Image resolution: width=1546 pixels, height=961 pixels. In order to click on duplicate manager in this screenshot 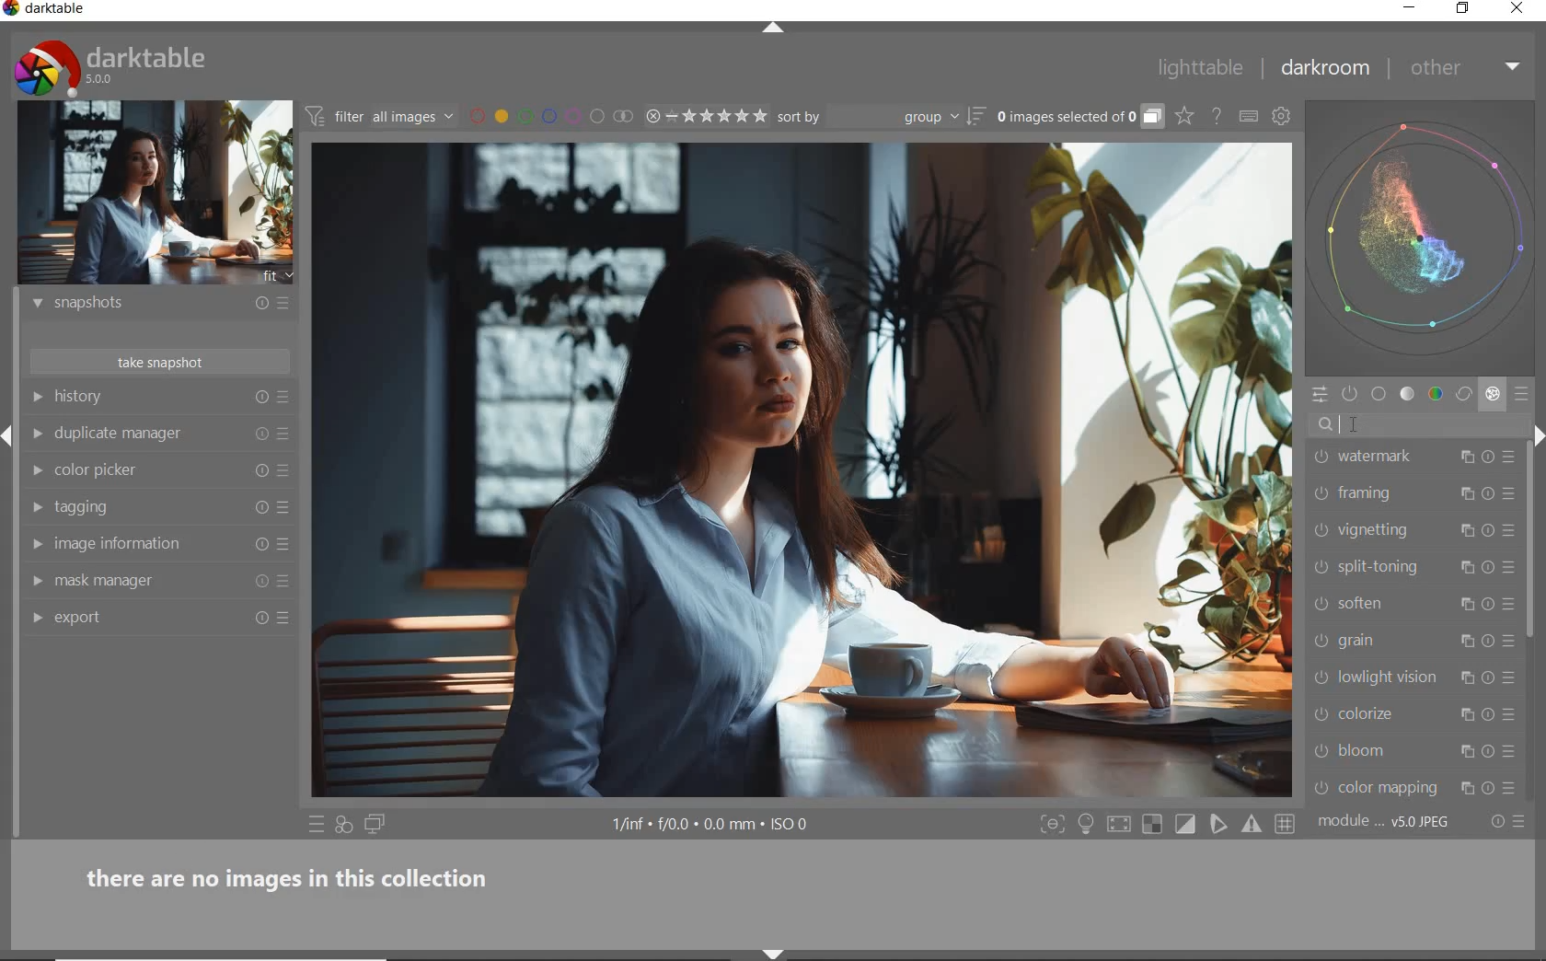, I will do `click(133, 433)`.